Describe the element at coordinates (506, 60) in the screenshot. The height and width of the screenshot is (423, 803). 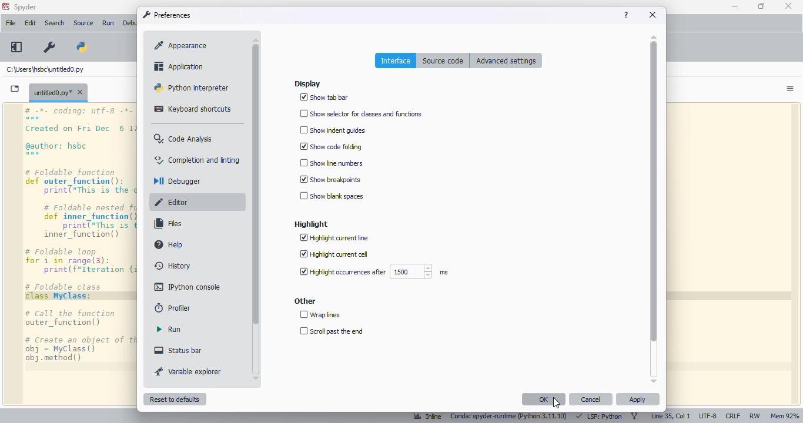
I see `advanced settings` at that location.